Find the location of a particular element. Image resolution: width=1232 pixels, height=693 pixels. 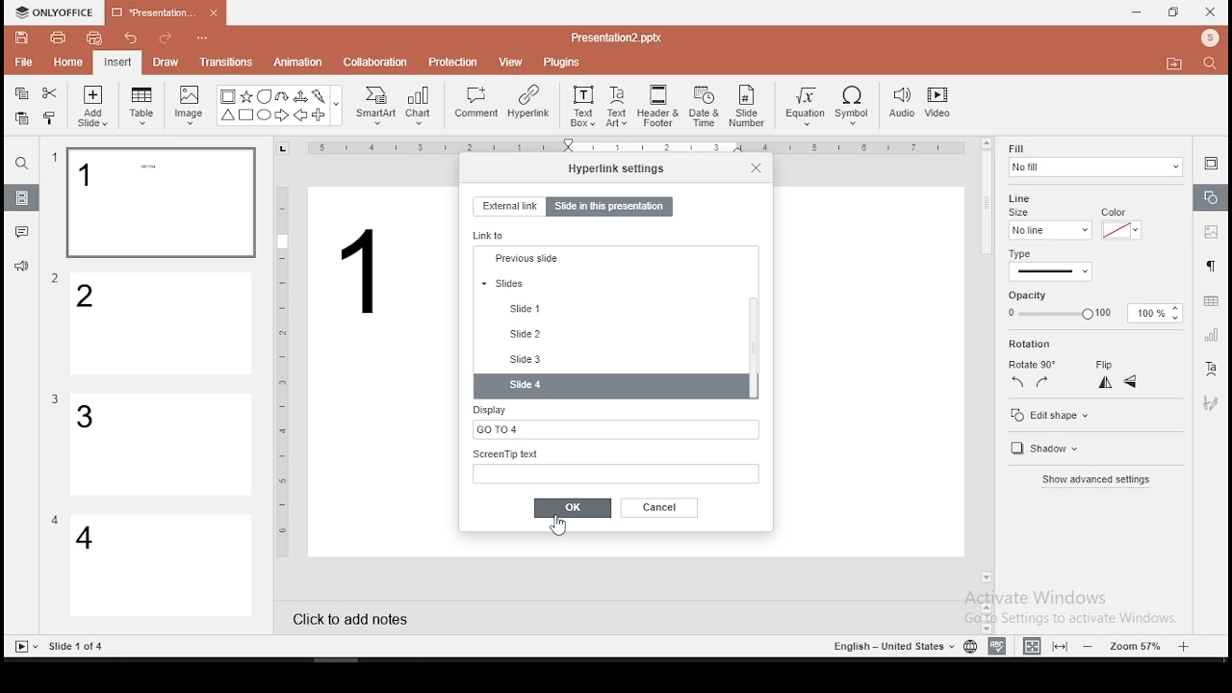

link to is located at coordinates (492, 235).